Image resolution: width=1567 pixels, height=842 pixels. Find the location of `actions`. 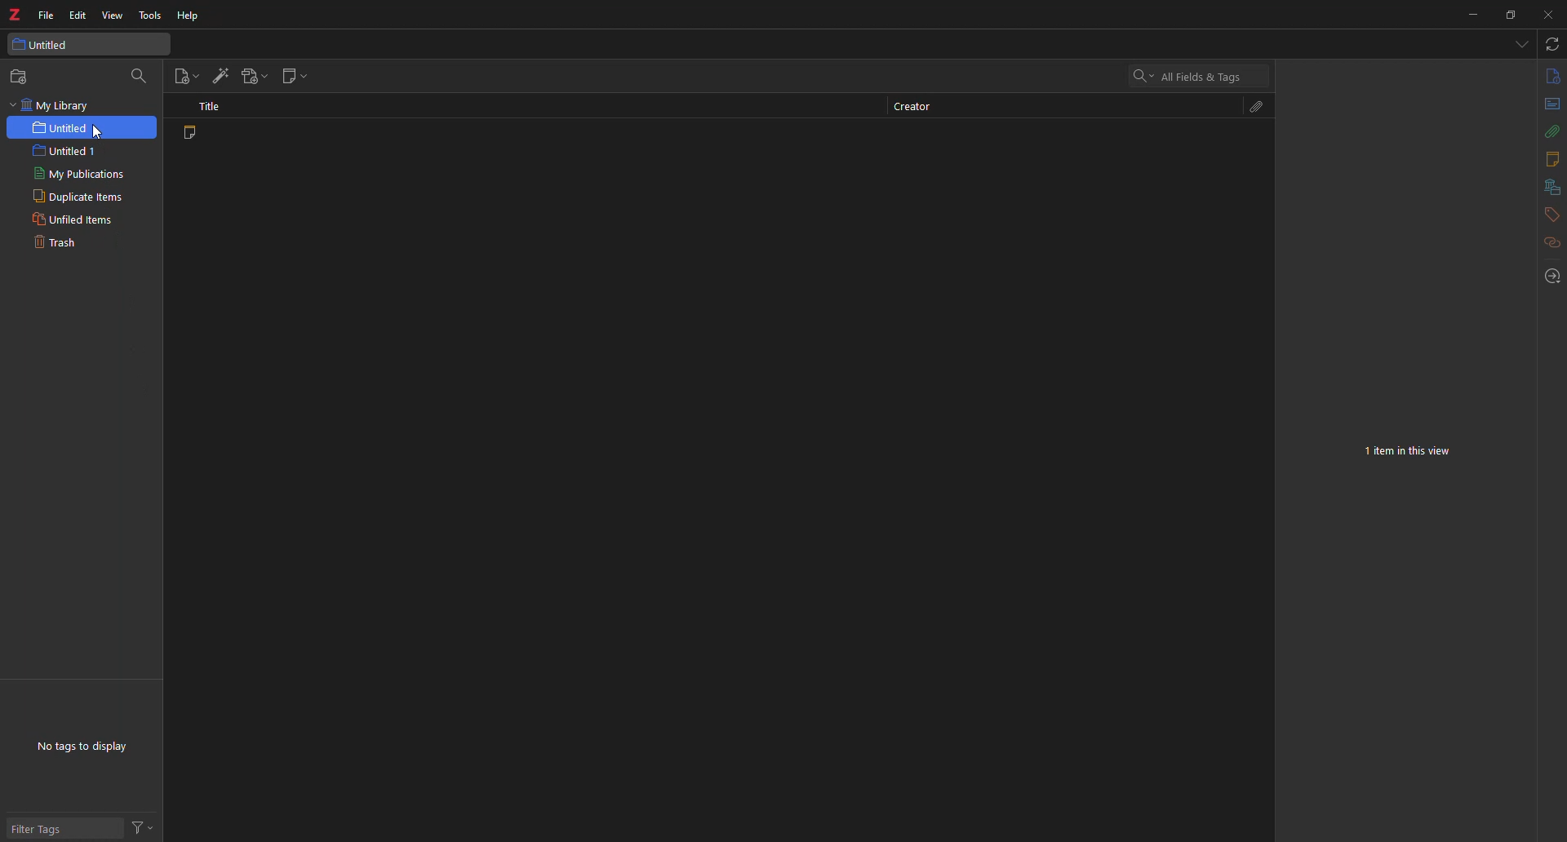

actions is located at coordinates (145, 827).